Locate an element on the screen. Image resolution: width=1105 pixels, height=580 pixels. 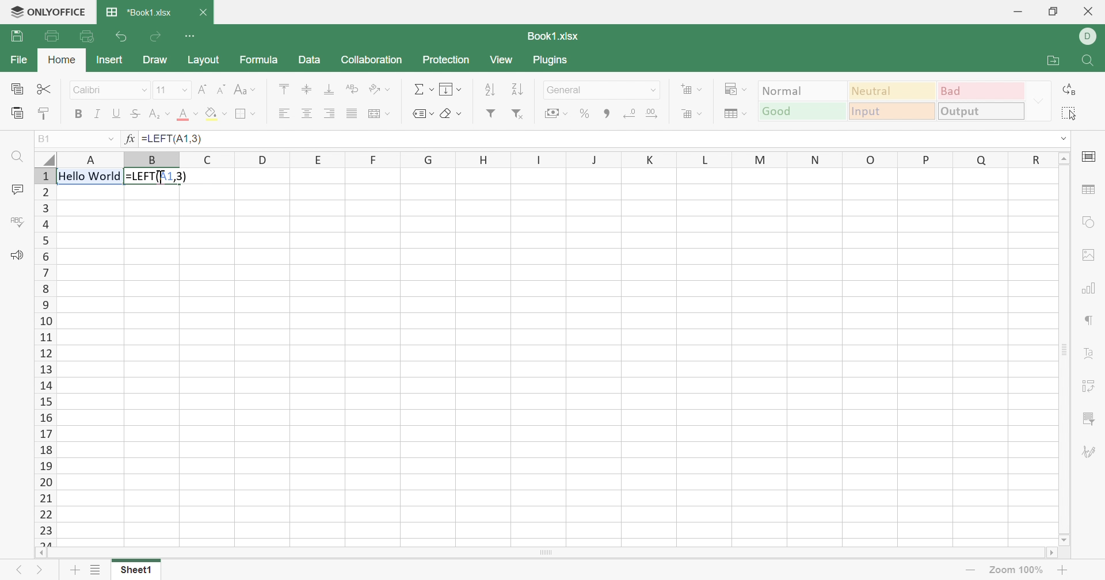
Bold is located at coordinates (79, 113).